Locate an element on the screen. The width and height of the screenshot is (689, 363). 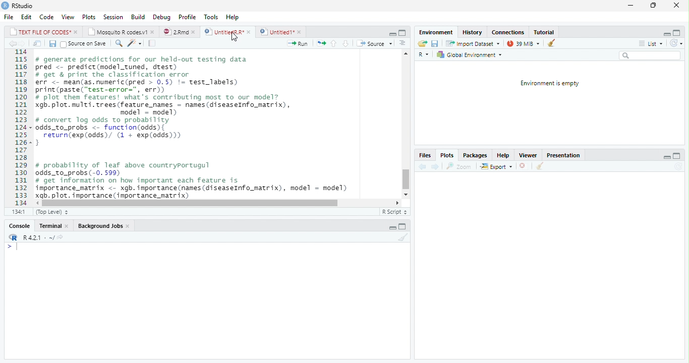
Clean is located at coordinates (401, 237).